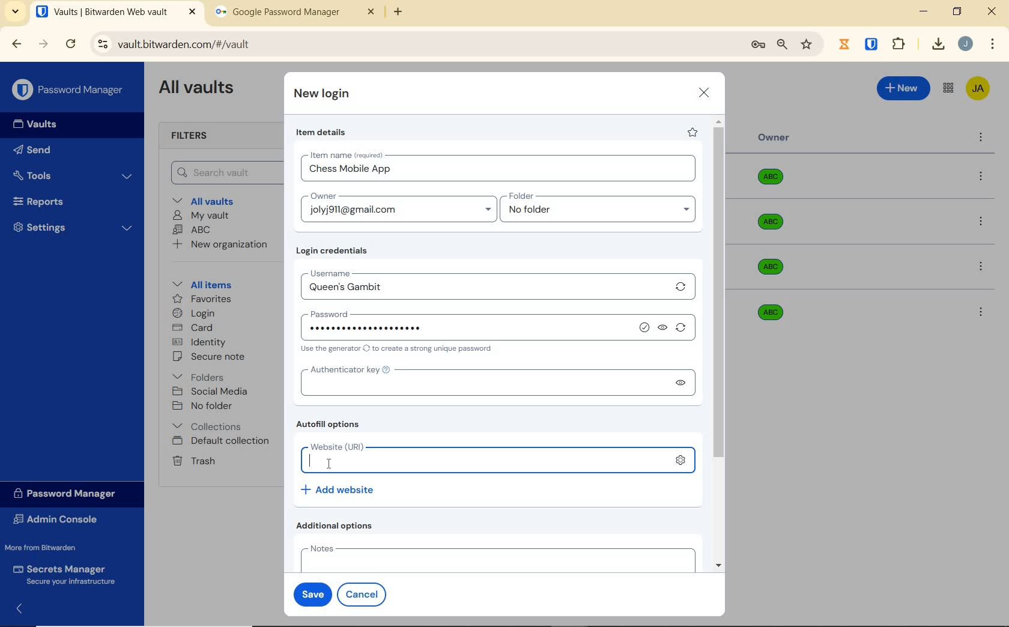  Describe the element at coordinates (73, 176) in the screenshot. I see `Tools` at that location.